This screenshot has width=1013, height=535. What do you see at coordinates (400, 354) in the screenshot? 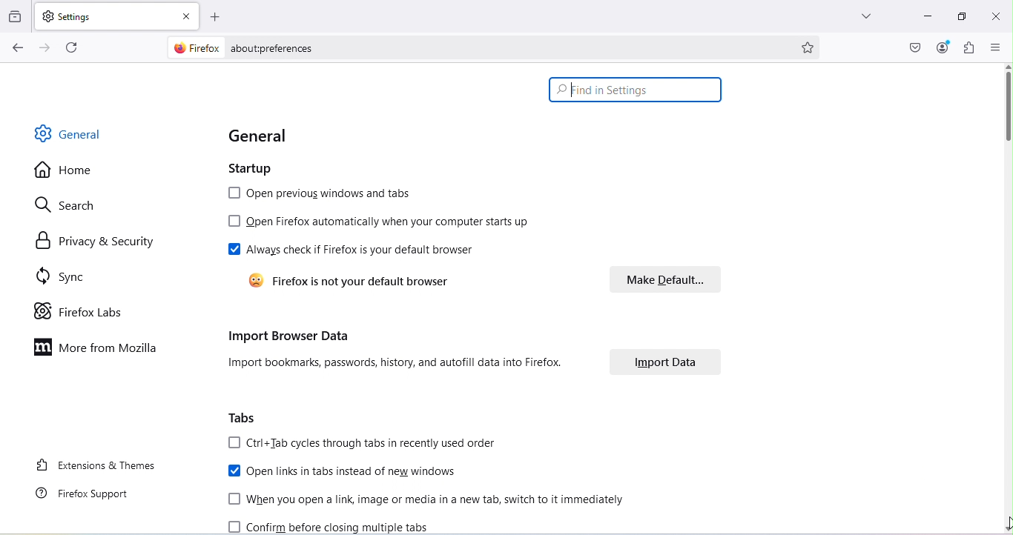
I see `Import browser data` at bounding box center [400, 354].